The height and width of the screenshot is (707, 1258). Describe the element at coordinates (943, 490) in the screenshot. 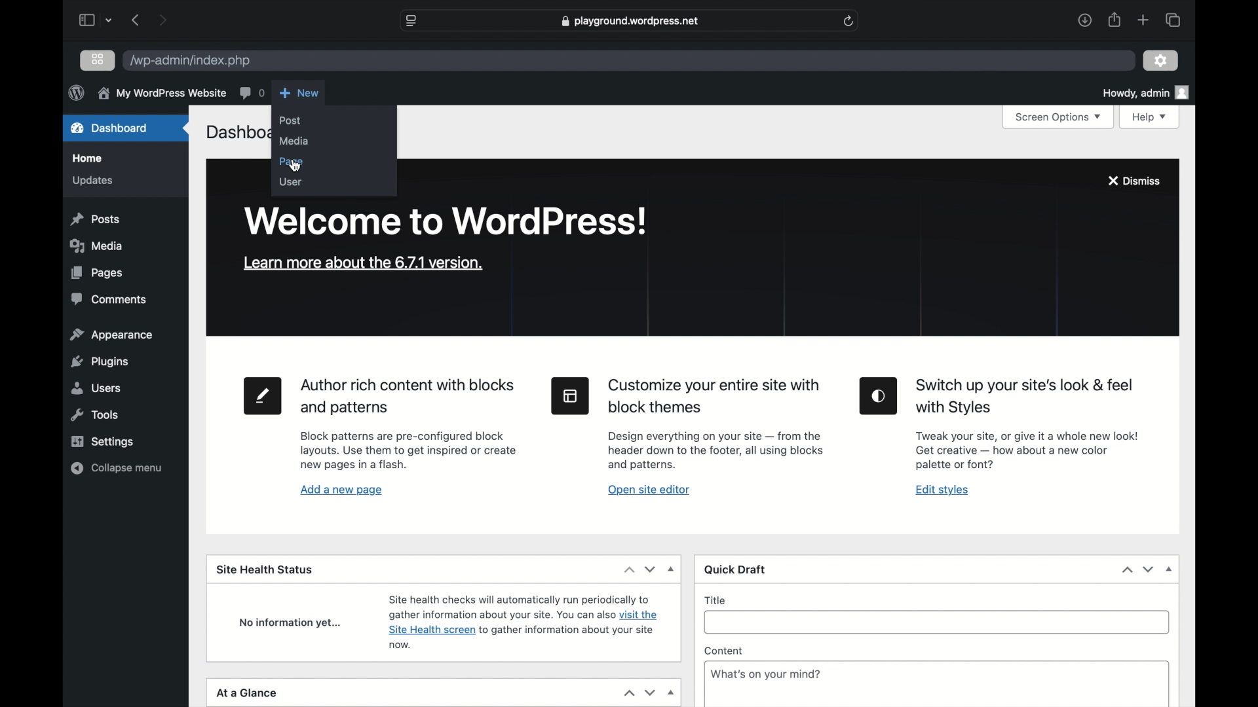

I see `edit styles` at that location.